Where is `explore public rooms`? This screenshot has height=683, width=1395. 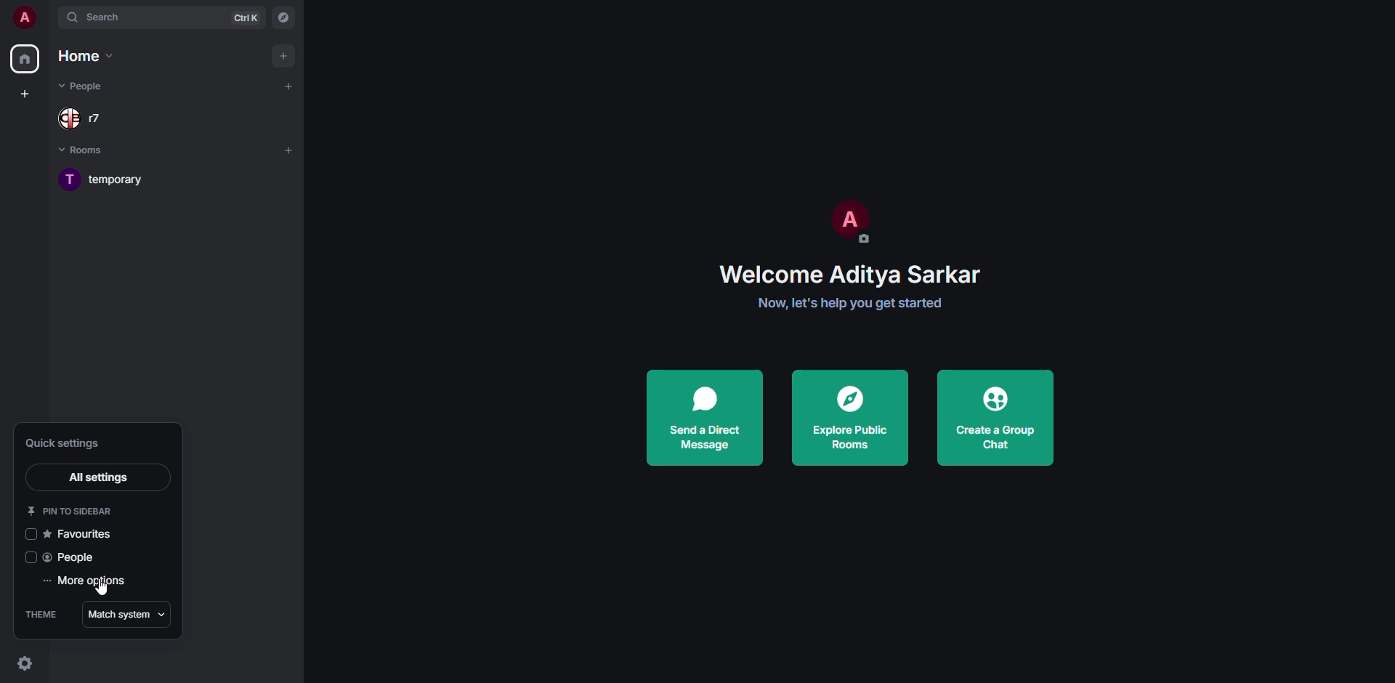
explore public rooms is located at coordinates (852, 418).